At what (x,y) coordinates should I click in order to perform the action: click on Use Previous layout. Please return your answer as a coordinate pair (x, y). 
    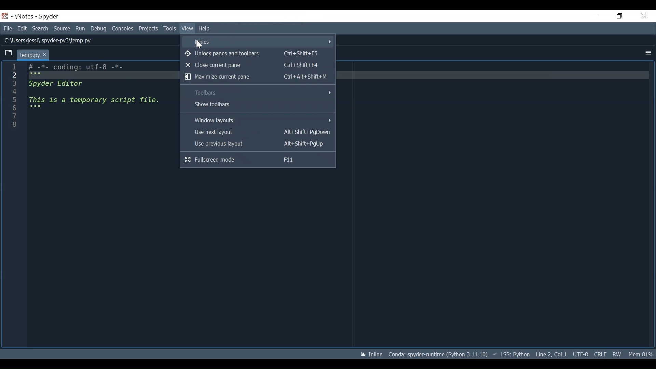
    Looking at the image, I should click on (258, 144).